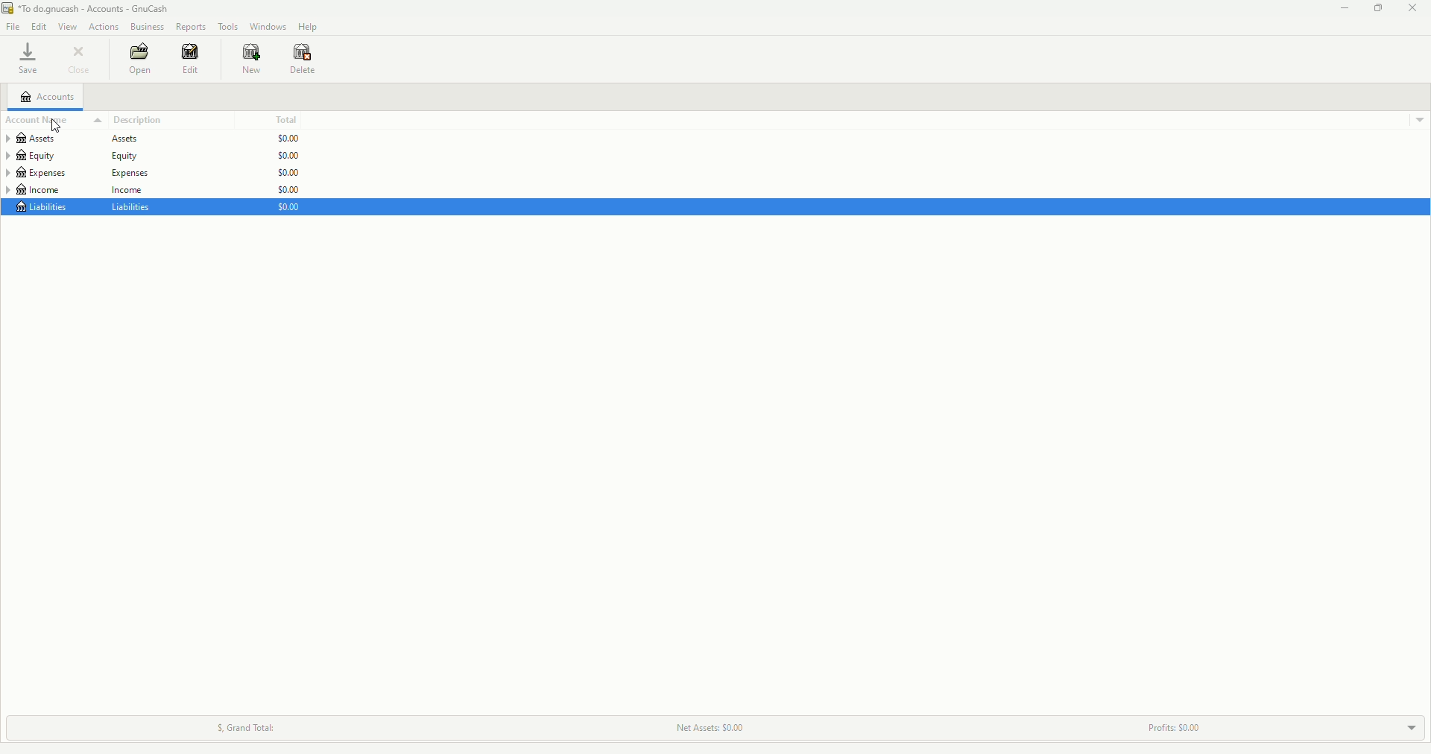 Image resolution: width=1431 pixels, height=754 pixels. I want to click on Net Assets, so click(709, 724).